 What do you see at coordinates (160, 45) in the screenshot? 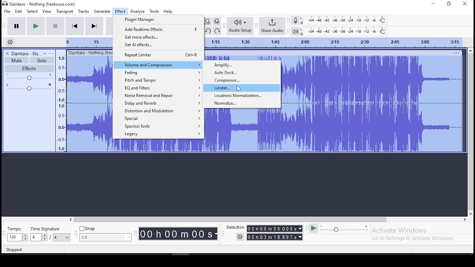
I see `get AI effects` at bounding box center [160, 45].